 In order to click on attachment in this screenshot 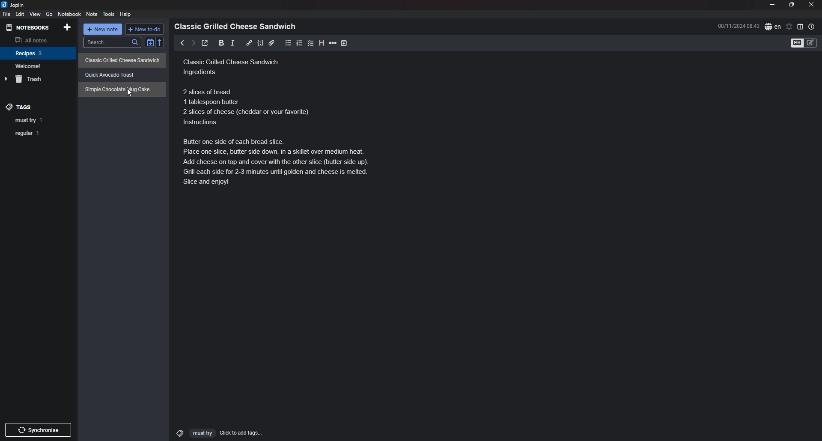, I will do `click(271, 43)`.